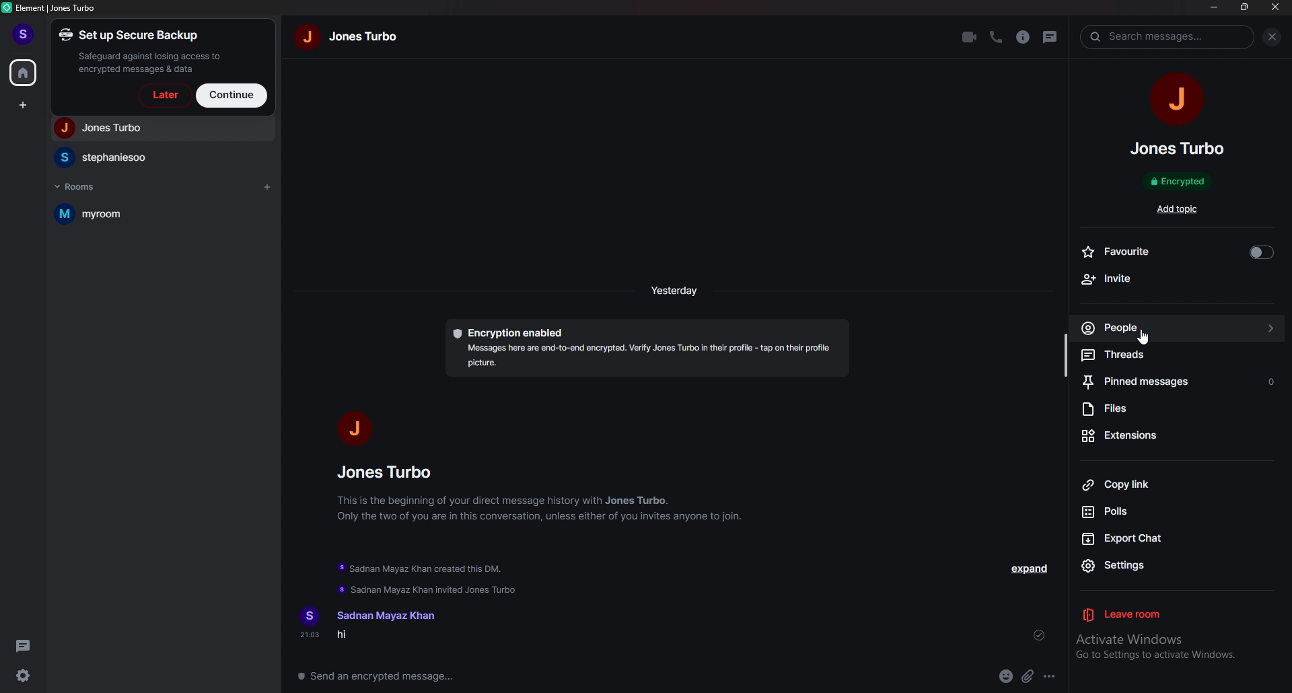 The height and width of the screenshot is (693, 1292). Describe the element at coordinates (1024, 37) in the screenshot. I see `info` at that location.